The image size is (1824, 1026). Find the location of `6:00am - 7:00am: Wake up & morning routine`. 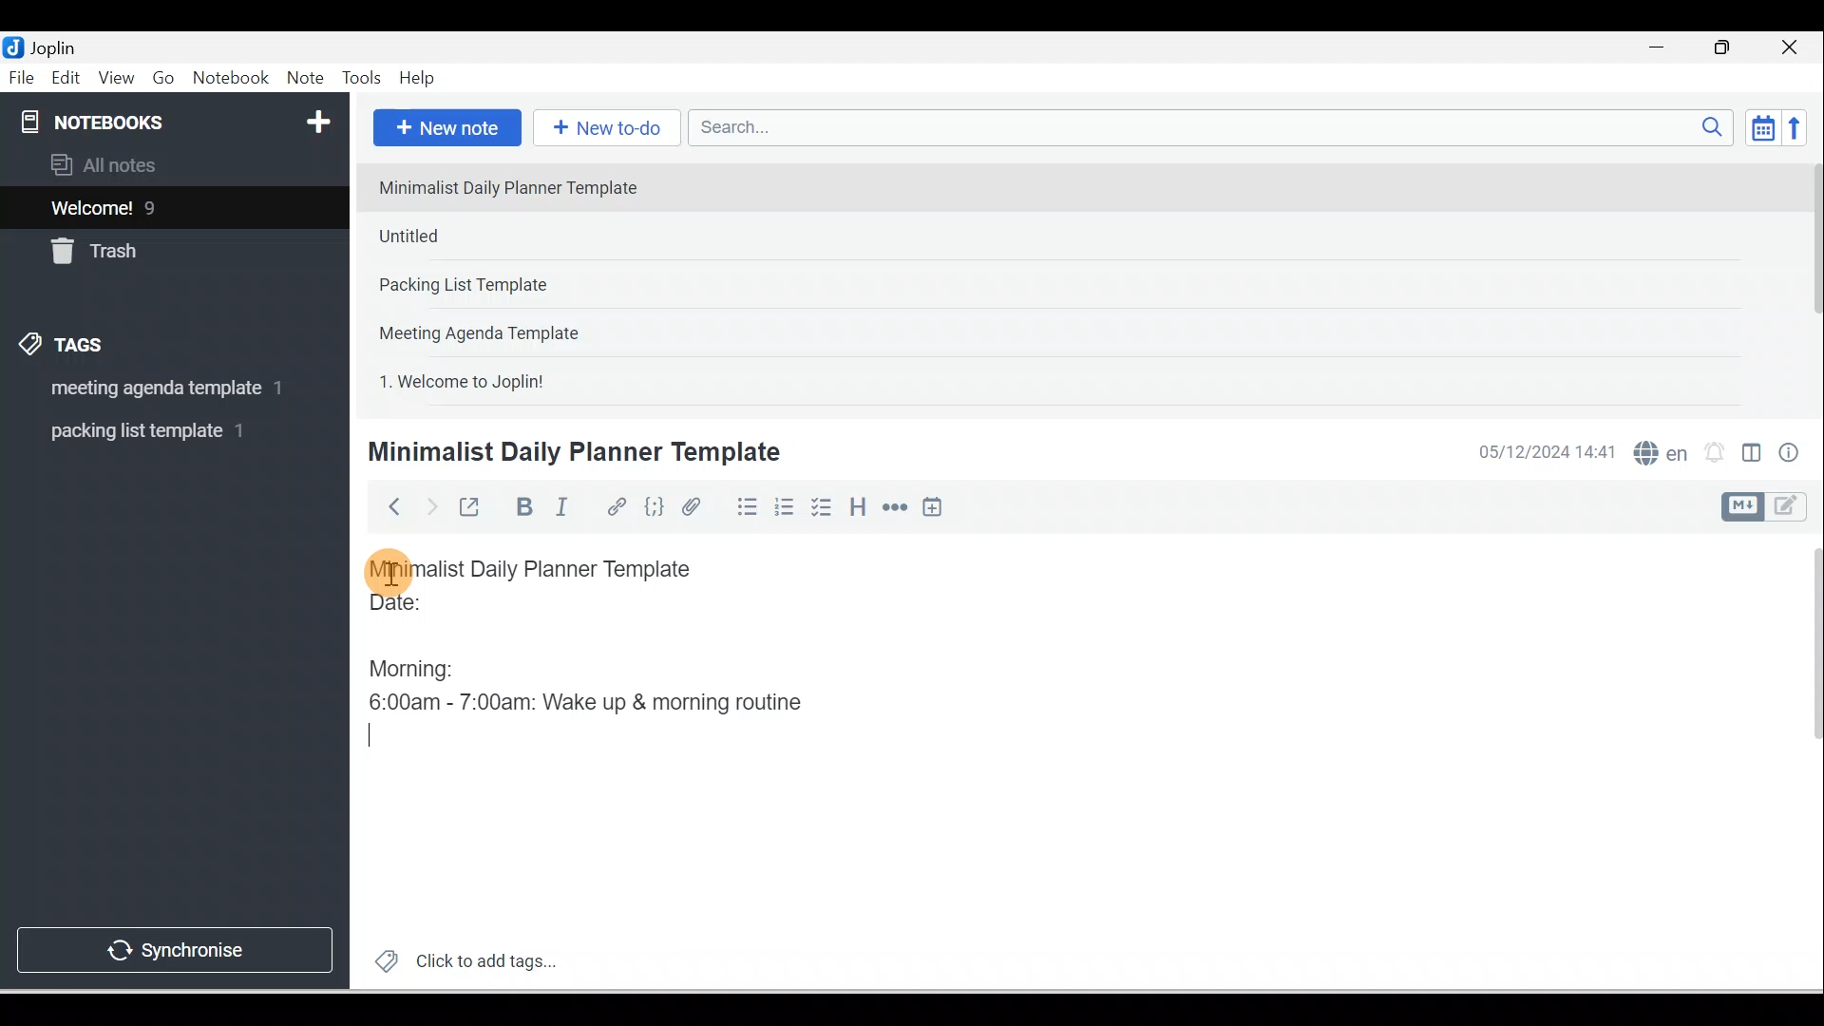

6:00am - 7:00am: Wake up & morning routine is located at coordinates (592, 702).